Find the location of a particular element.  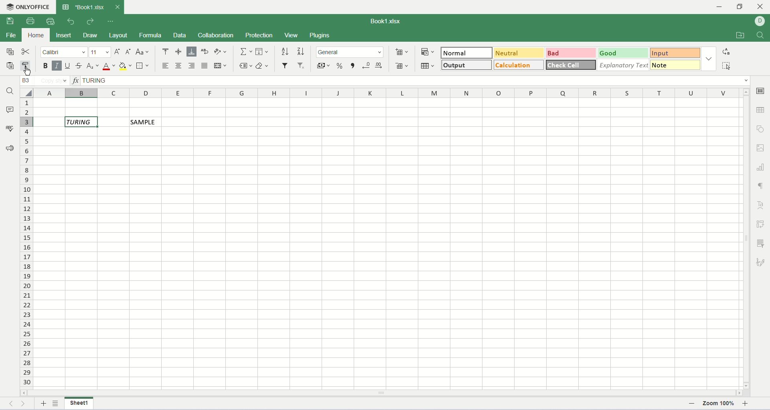

input is located at coordinates (677, 53).